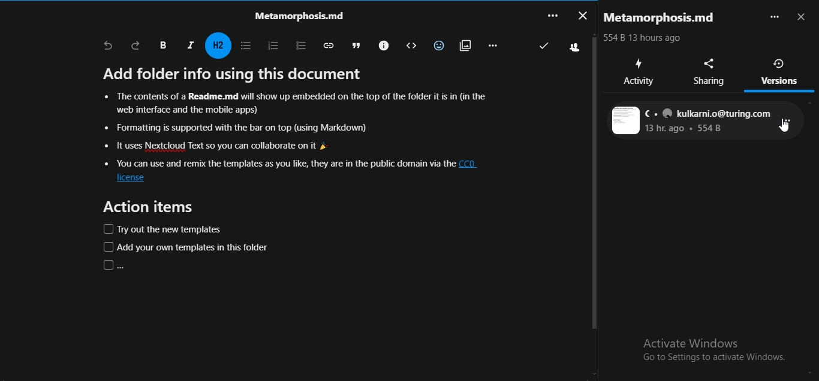 The width and height of the screenshot is (819, 381). I want to click on more options, so click(774, 17).